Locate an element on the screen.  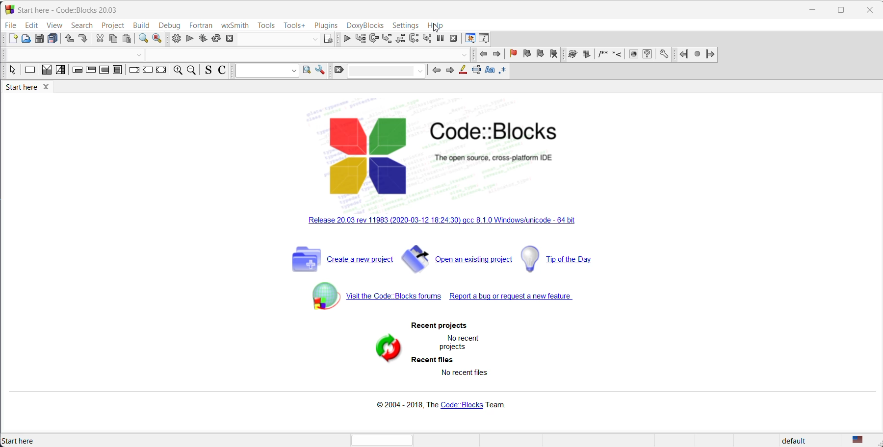
start here is located at coordinates (21, 441).